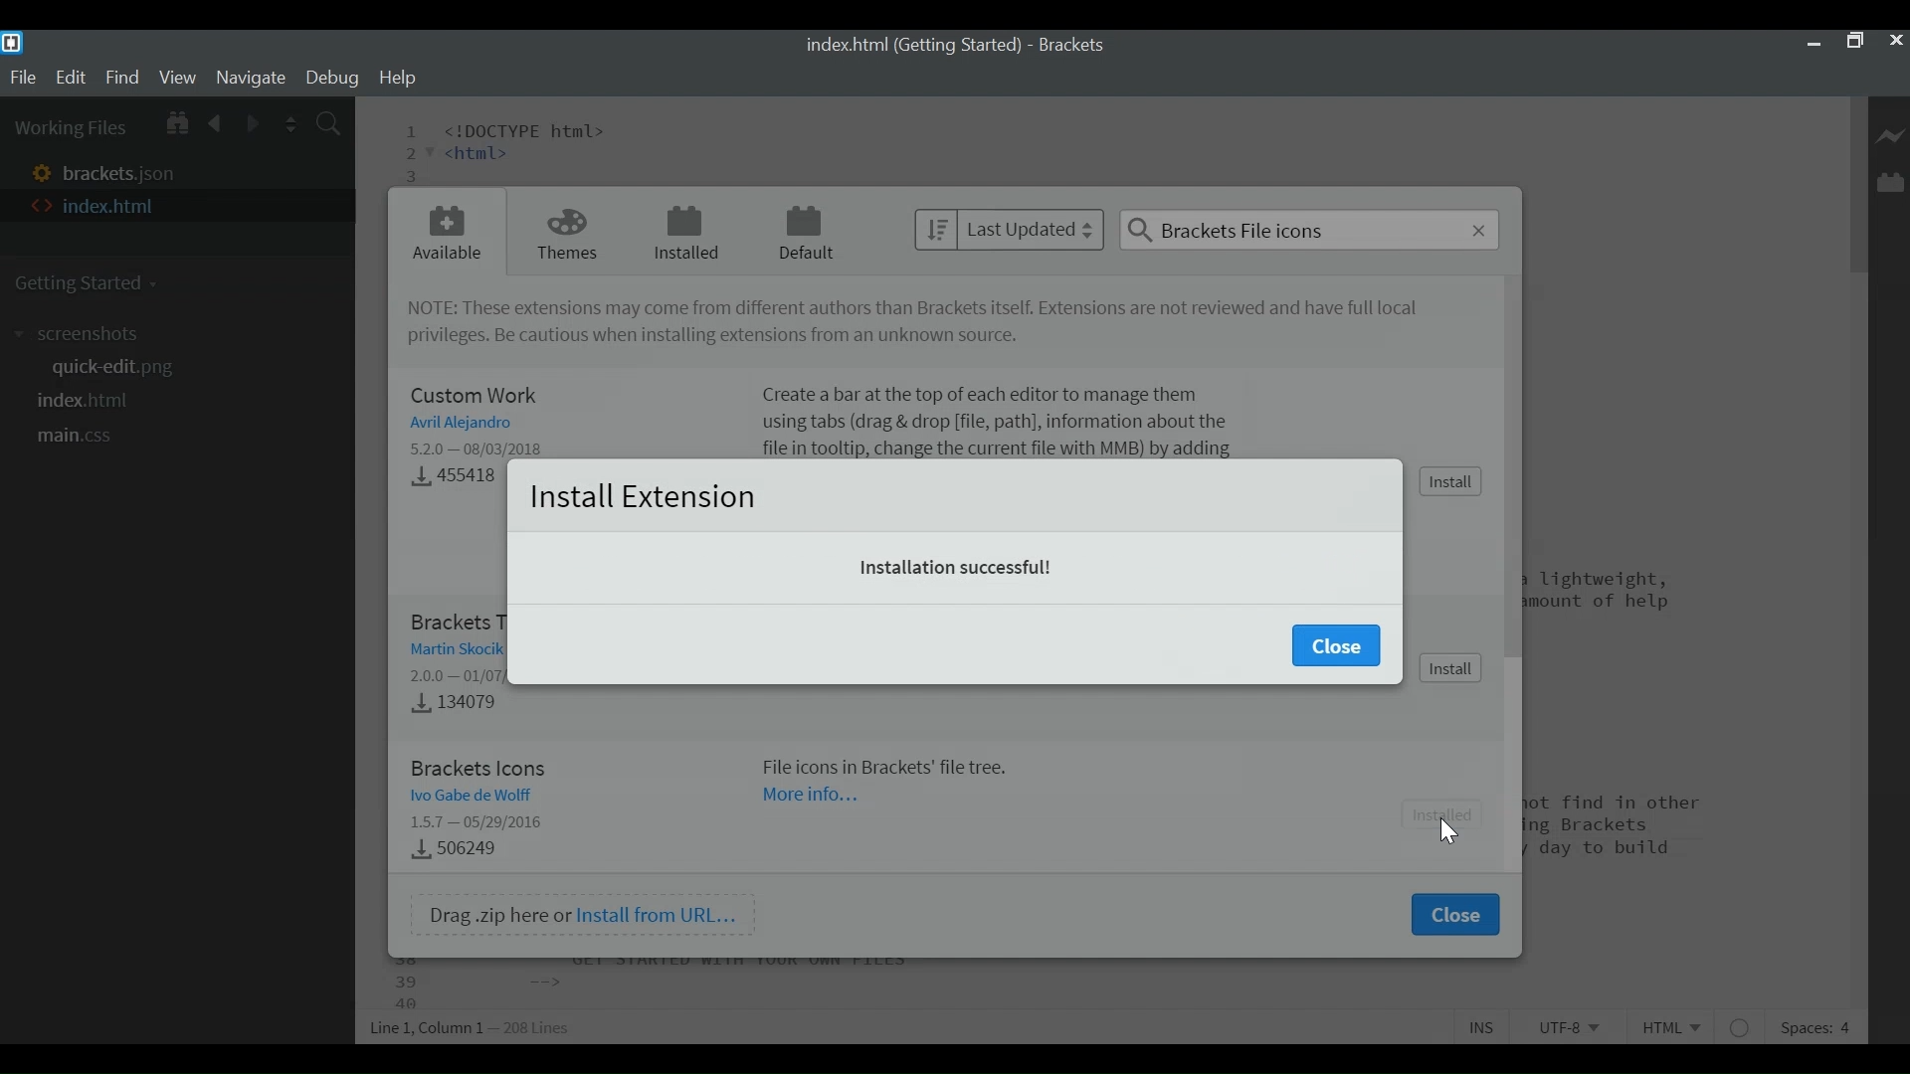  I want to click on No lintel available for html, so click(1742, 1026).